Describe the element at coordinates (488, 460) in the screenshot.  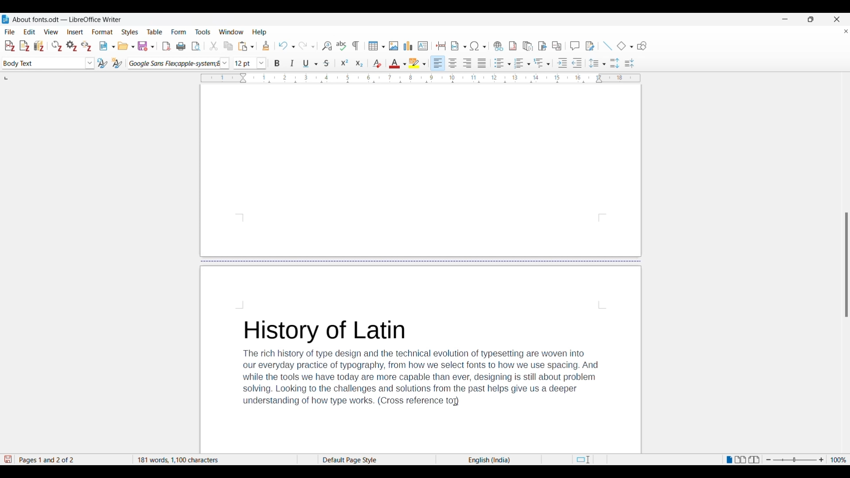
I see `Current language` at that location.